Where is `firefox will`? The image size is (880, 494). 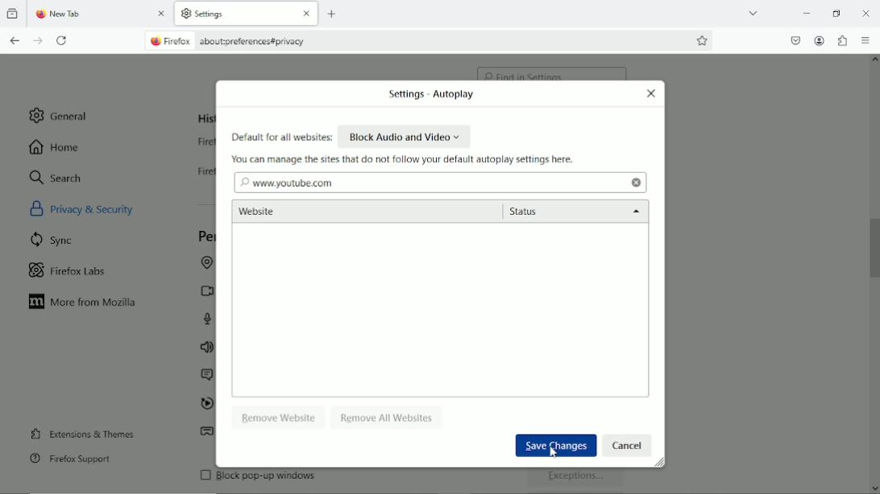
firefox will is located at coordinates (202, 144).